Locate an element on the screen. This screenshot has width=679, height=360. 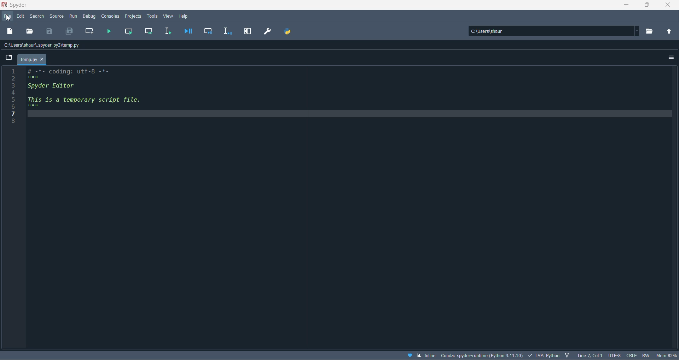
encoding is located at coordinates (615, 354).